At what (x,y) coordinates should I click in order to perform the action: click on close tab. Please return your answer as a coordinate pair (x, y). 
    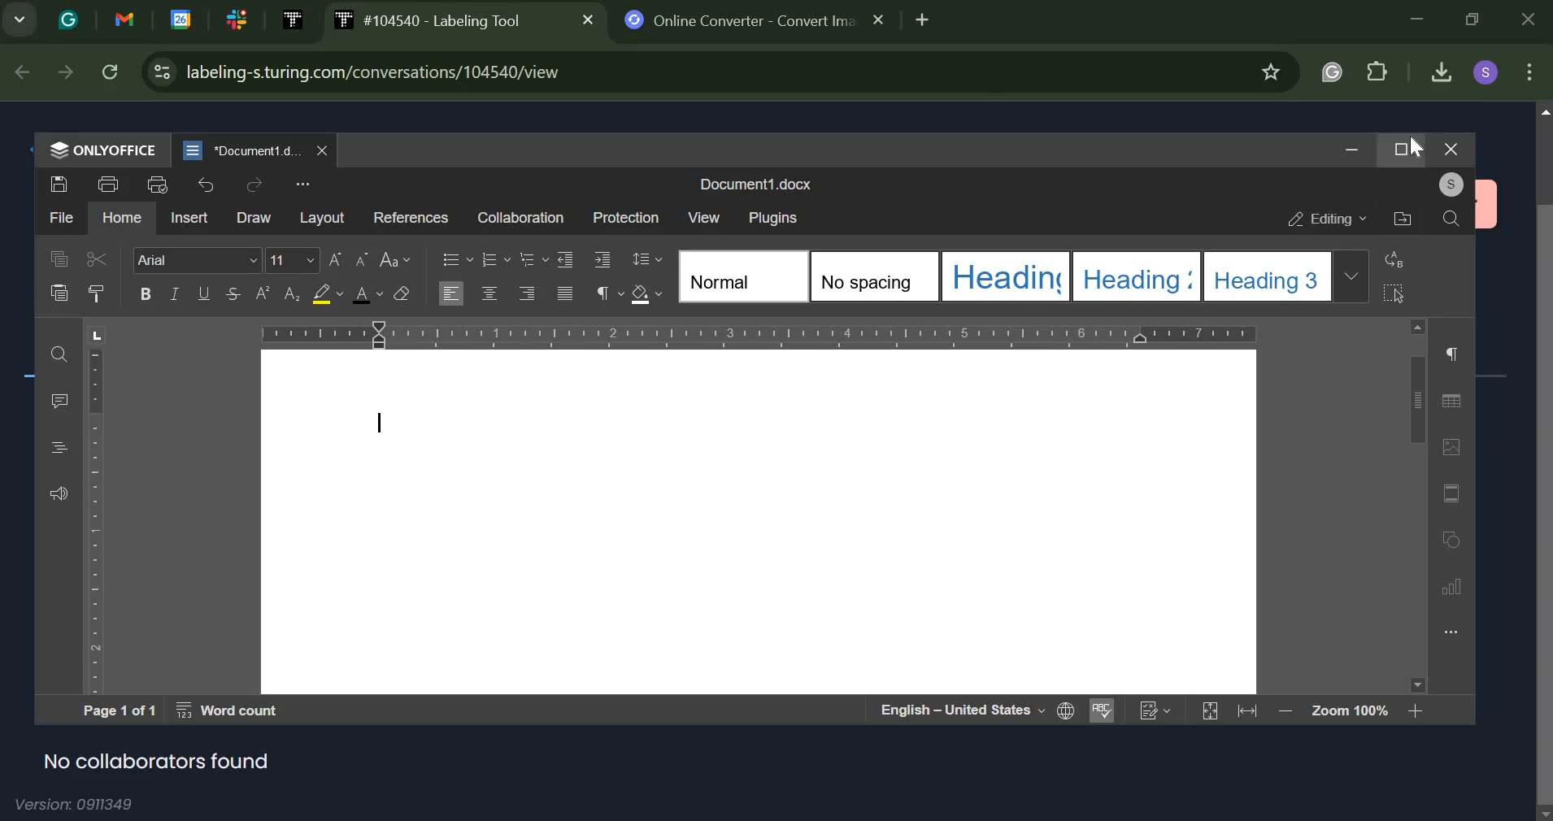
    Looking at the image, I should click on (323, 150).